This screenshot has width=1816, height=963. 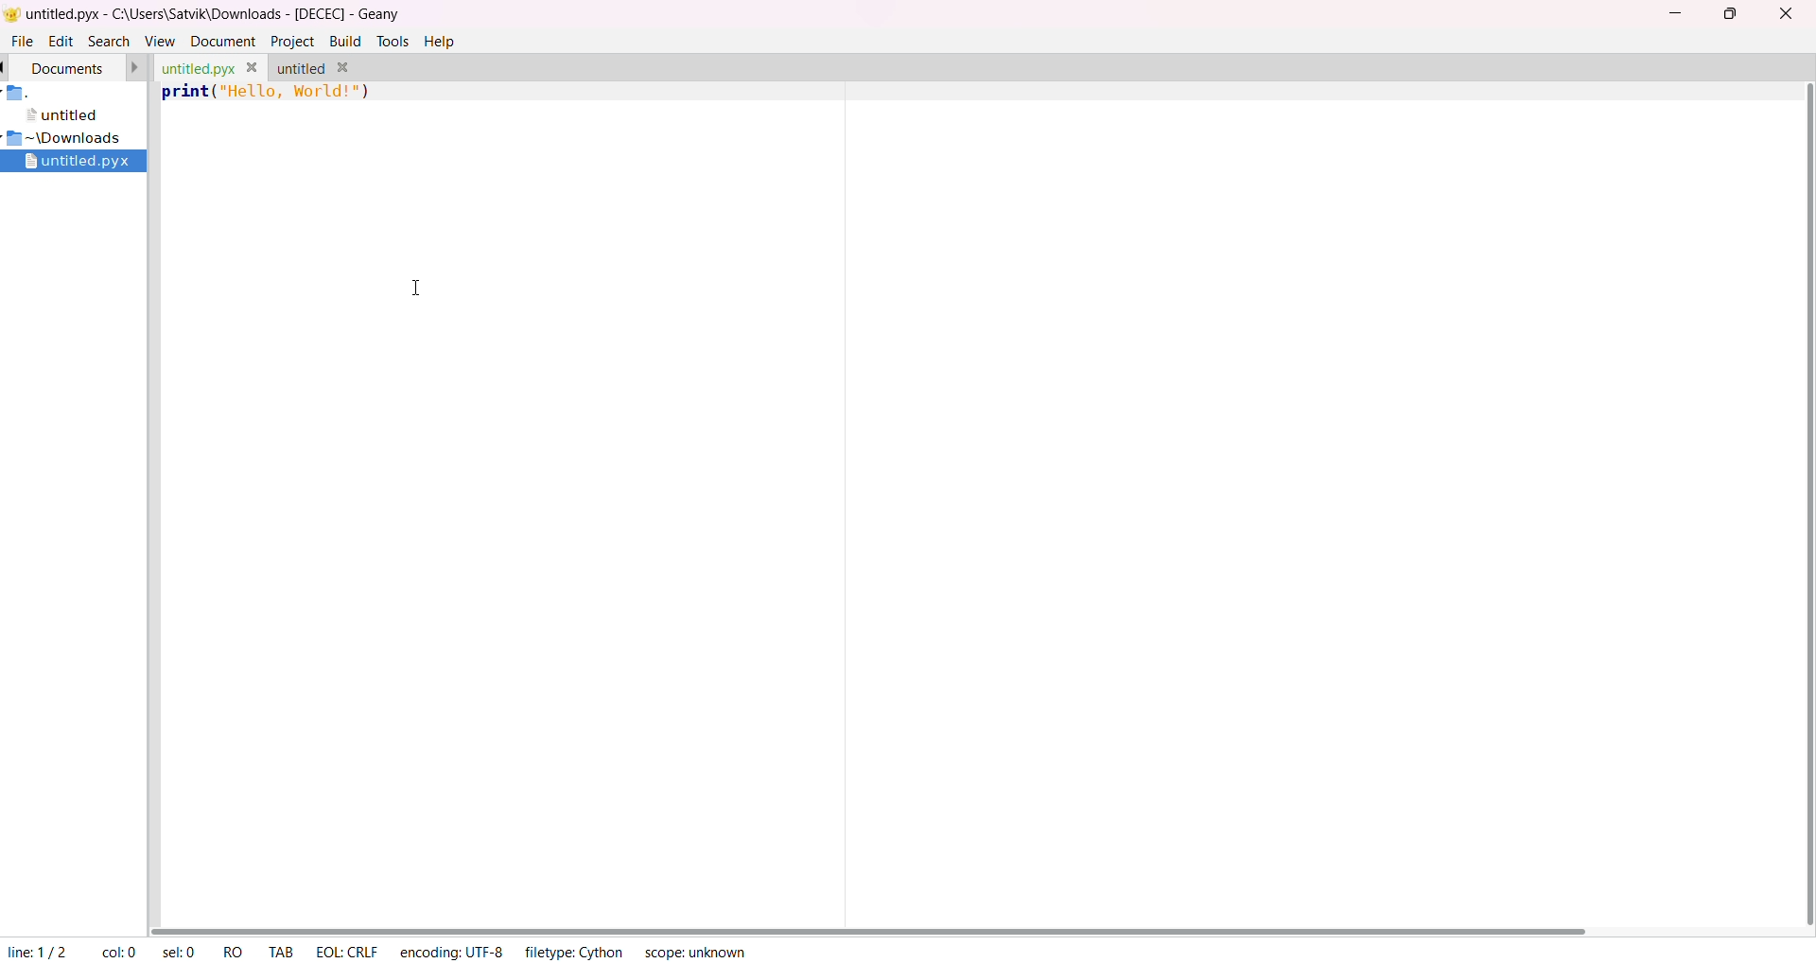 I want to click on close, so click(x=346, y=65).